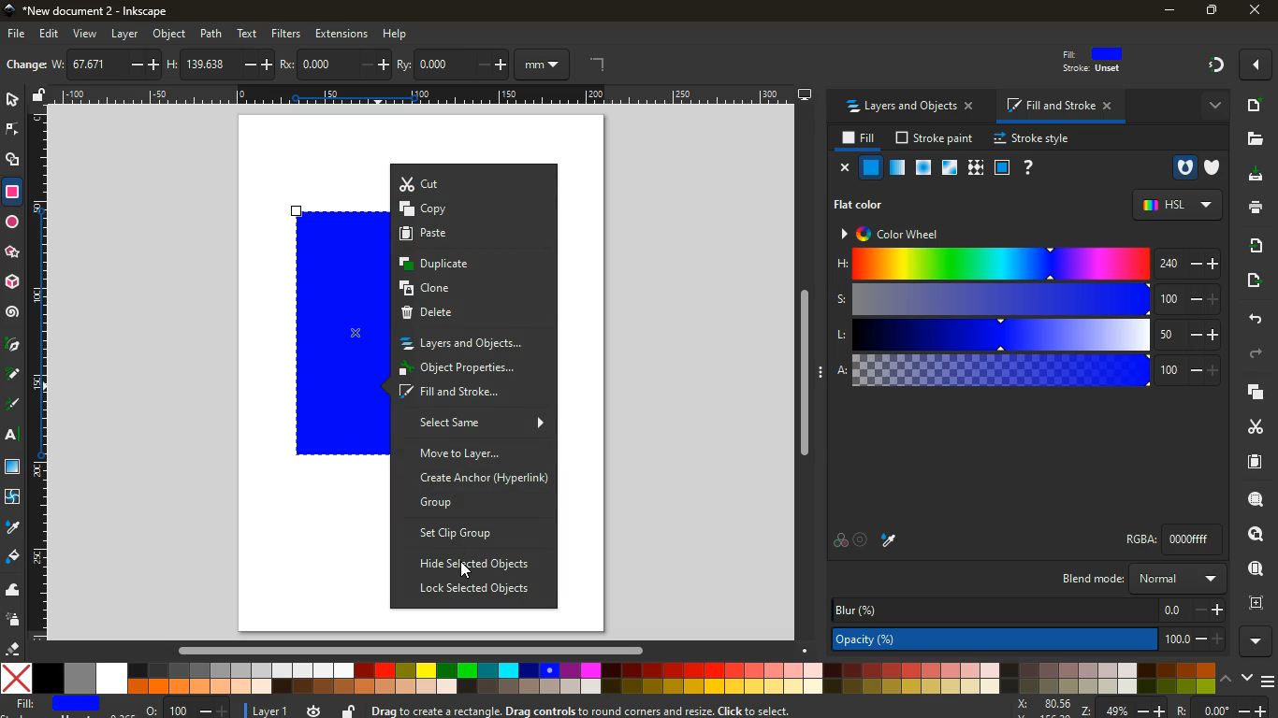 Image resolution: width=1278 pixels, height=718 pixels. I want to click on , so click(424, 94).